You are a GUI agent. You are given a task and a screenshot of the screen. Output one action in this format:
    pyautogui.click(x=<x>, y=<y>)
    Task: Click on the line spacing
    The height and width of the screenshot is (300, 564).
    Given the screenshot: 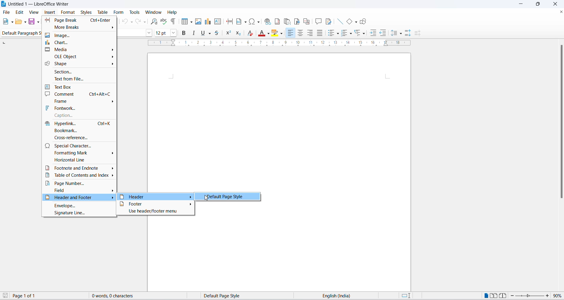 What is the action you would take?
    pyautogui.click(x=395, y=33)
    